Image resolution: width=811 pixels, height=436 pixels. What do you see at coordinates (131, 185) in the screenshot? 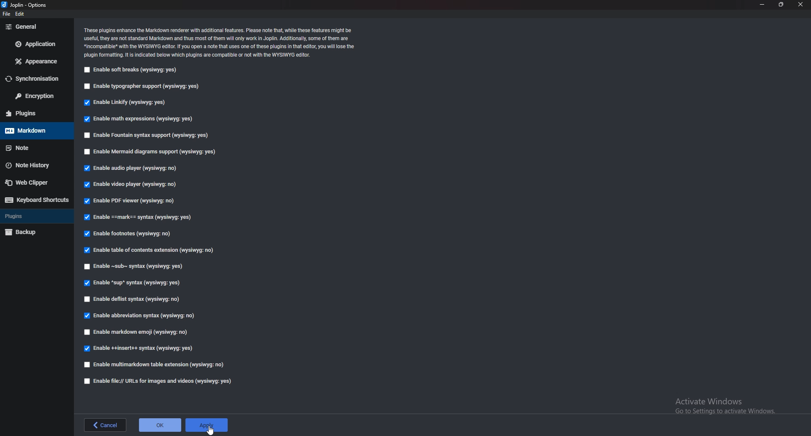
I see `Enable video player` at bounding box center [131, 185].